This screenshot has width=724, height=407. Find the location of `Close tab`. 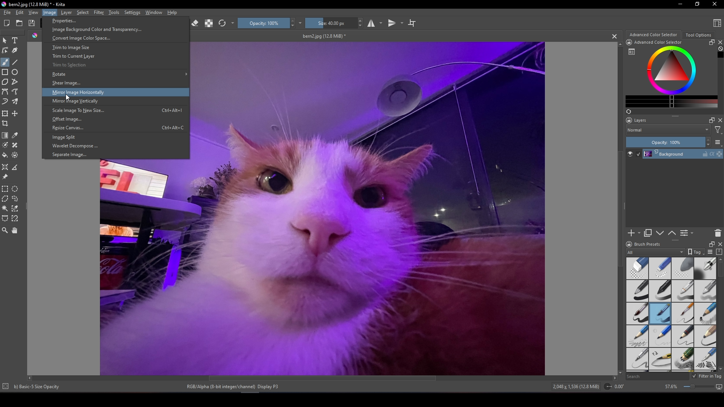

Close tab is located at coordinates (614, 36).